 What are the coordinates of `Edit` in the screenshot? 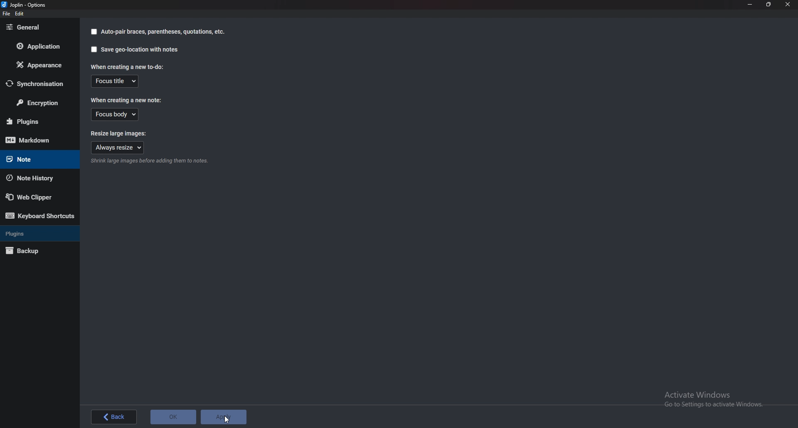 It's located at (20, 14).